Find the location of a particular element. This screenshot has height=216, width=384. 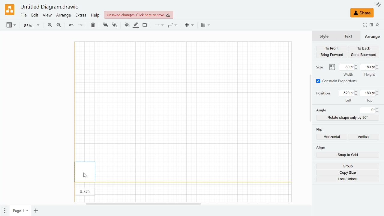

position is located at coordinates (325, 93).